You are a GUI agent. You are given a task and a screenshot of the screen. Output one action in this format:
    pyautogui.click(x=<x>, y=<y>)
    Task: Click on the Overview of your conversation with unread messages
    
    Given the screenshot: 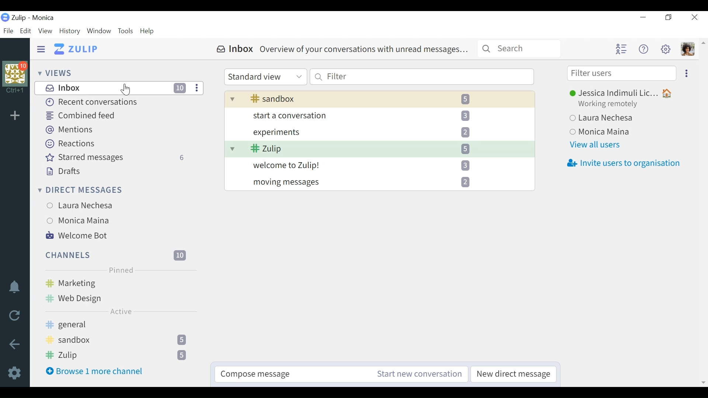 What is the action you would take?
    pyautogui.click(x=379, y=115)
    